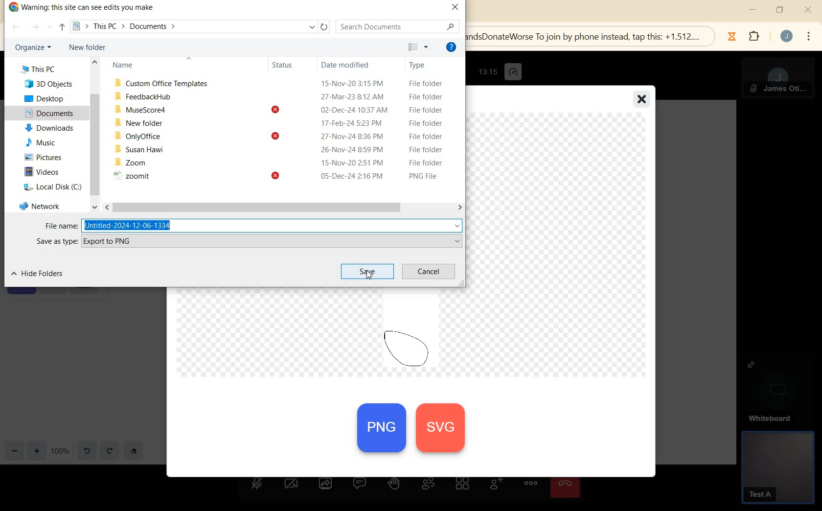  I want to click on menu, so click(808, 35).